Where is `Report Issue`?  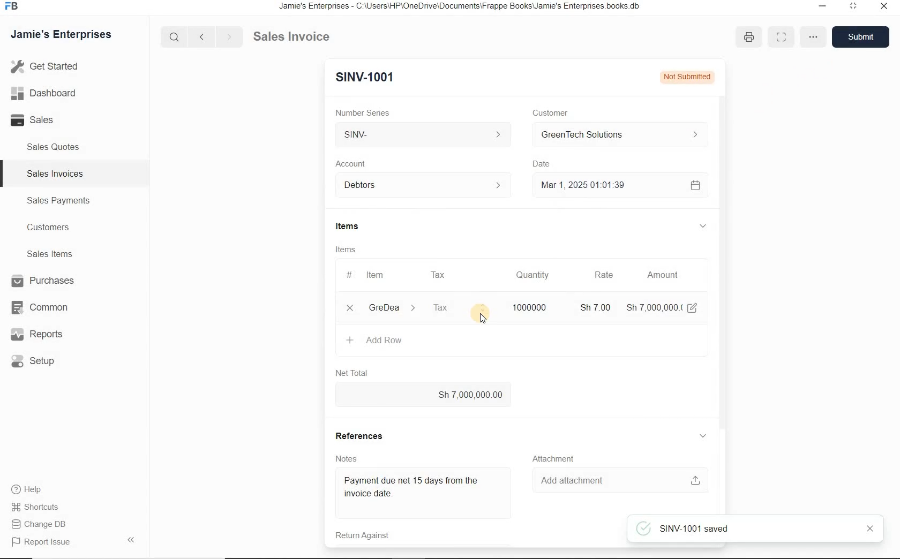 Report Issue is located at coordinates (40, 542).